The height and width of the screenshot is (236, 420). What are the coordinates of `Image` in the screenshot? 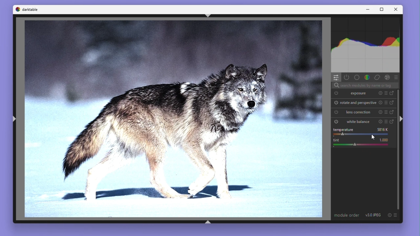 It's located at (174, 119).